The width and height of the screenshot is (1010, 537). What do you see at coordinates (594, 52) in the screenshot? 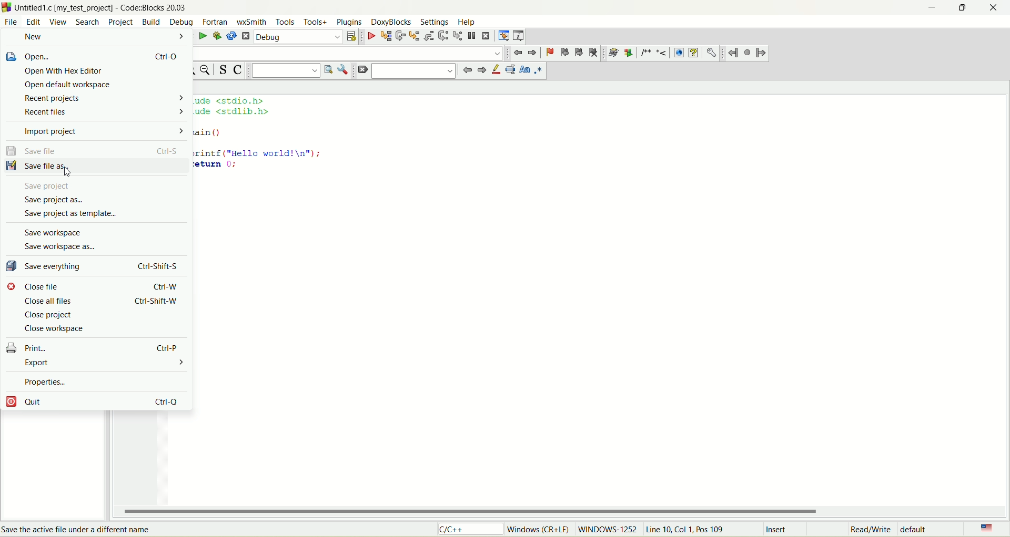
I see `clear bookmark` at bounding box center [594, 52].